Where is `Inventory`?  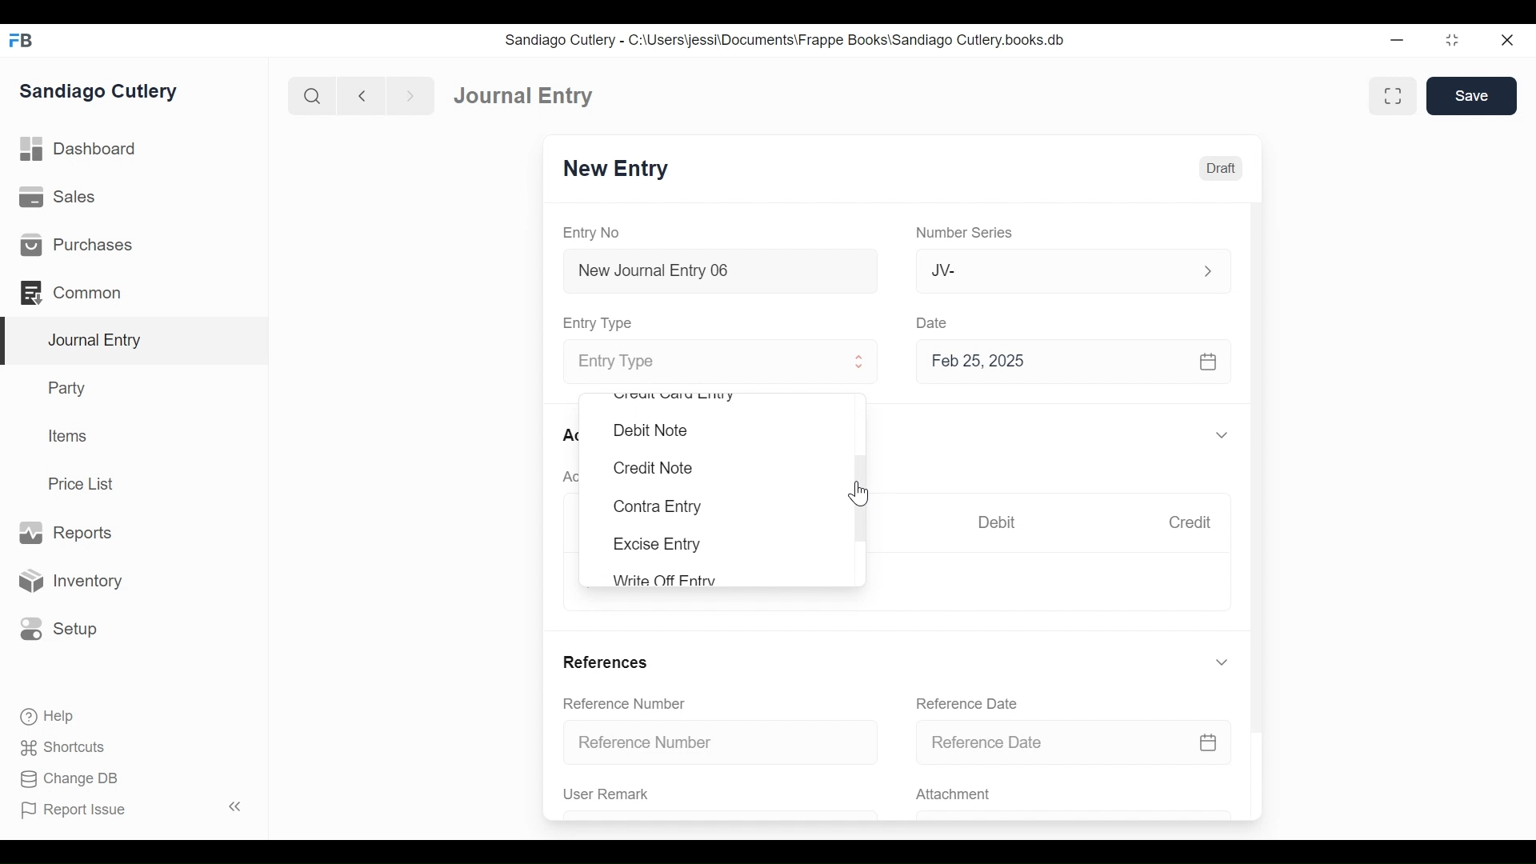
Inventory is located at coordinates (68, 582).